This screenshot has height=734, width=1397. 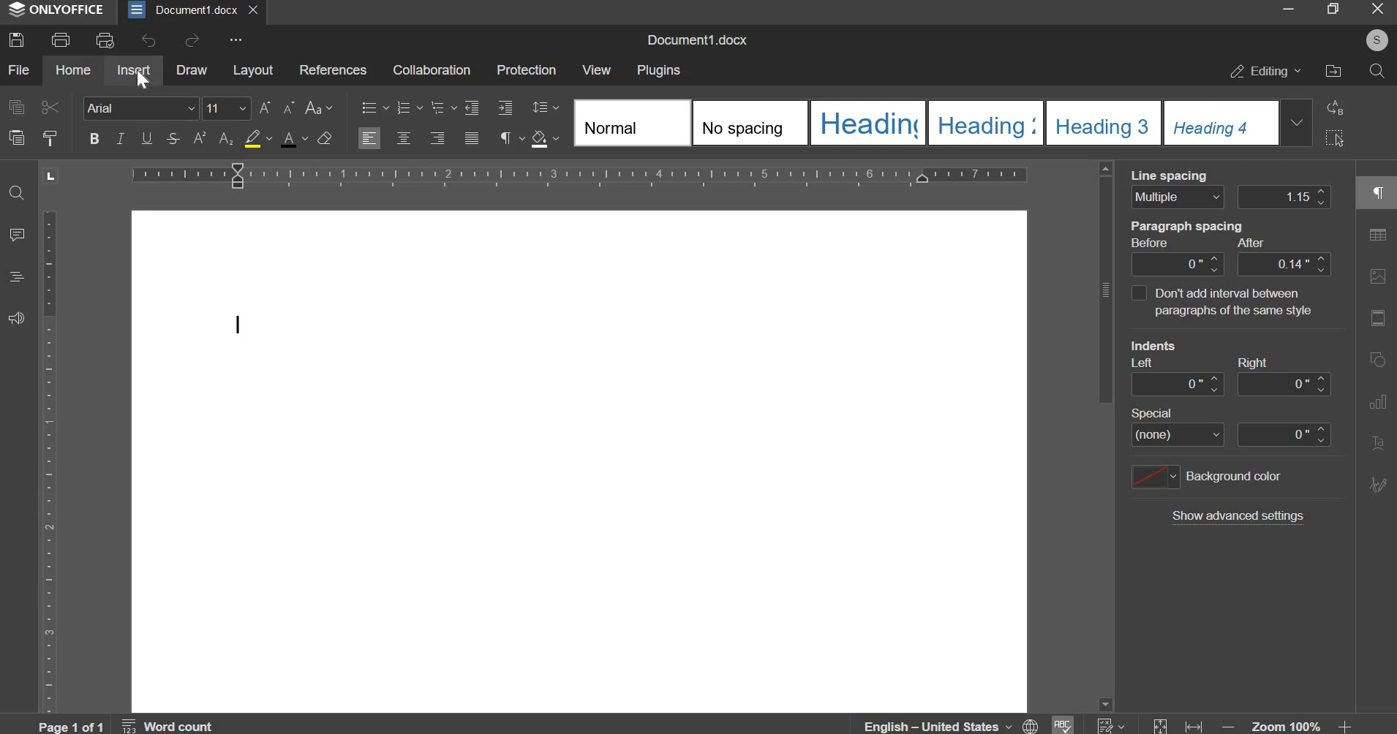 What do you see at coordinates (192, 69) in the screenshot?
I see `draw` at bounding box center [192, 69].